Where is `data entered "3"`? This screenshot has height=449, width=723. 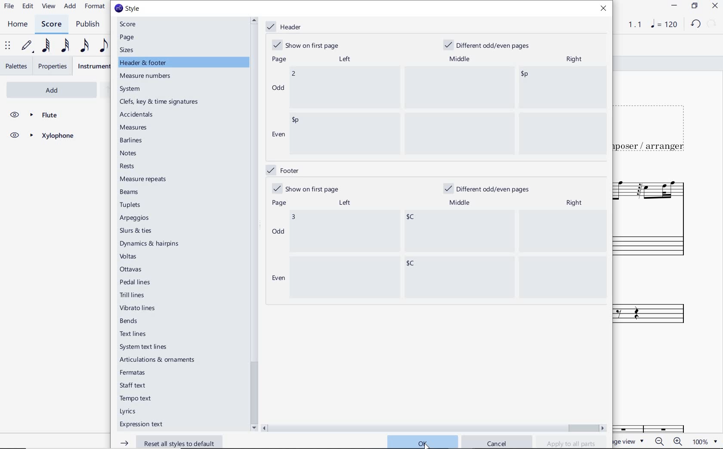 data entered "3" is located at coordinates (447, 254).